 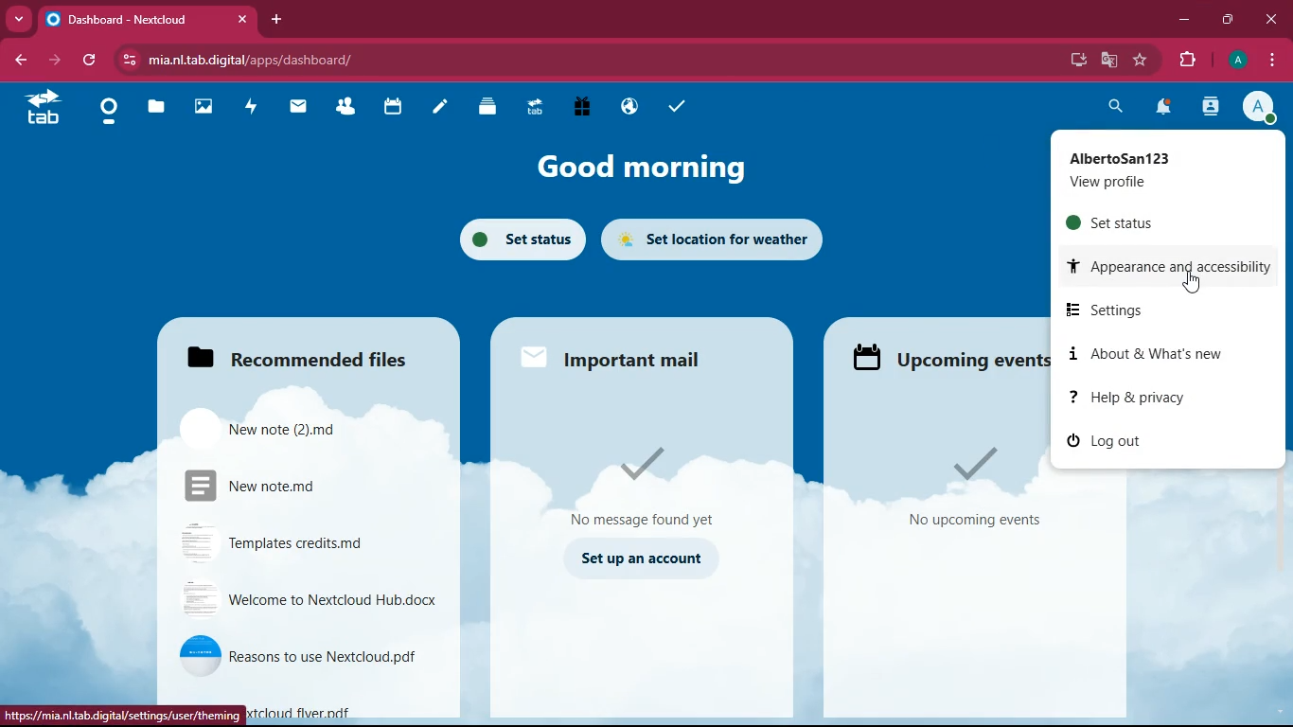 What do you see at coordinates (21, 20) in the screenshot?
I see `more` at bounding box center [21, 20].